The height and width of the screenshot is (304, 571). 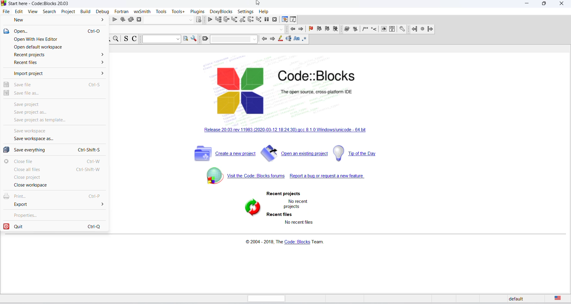 What do you see at coordinates (235, 39) in the screenshot?
I see `dropdown` at bounding box center [235, 39].